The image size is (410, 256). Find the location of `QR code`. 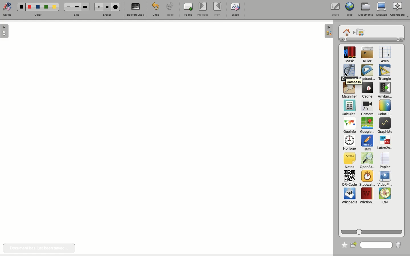

QR code is located at coordinates (349, 179).